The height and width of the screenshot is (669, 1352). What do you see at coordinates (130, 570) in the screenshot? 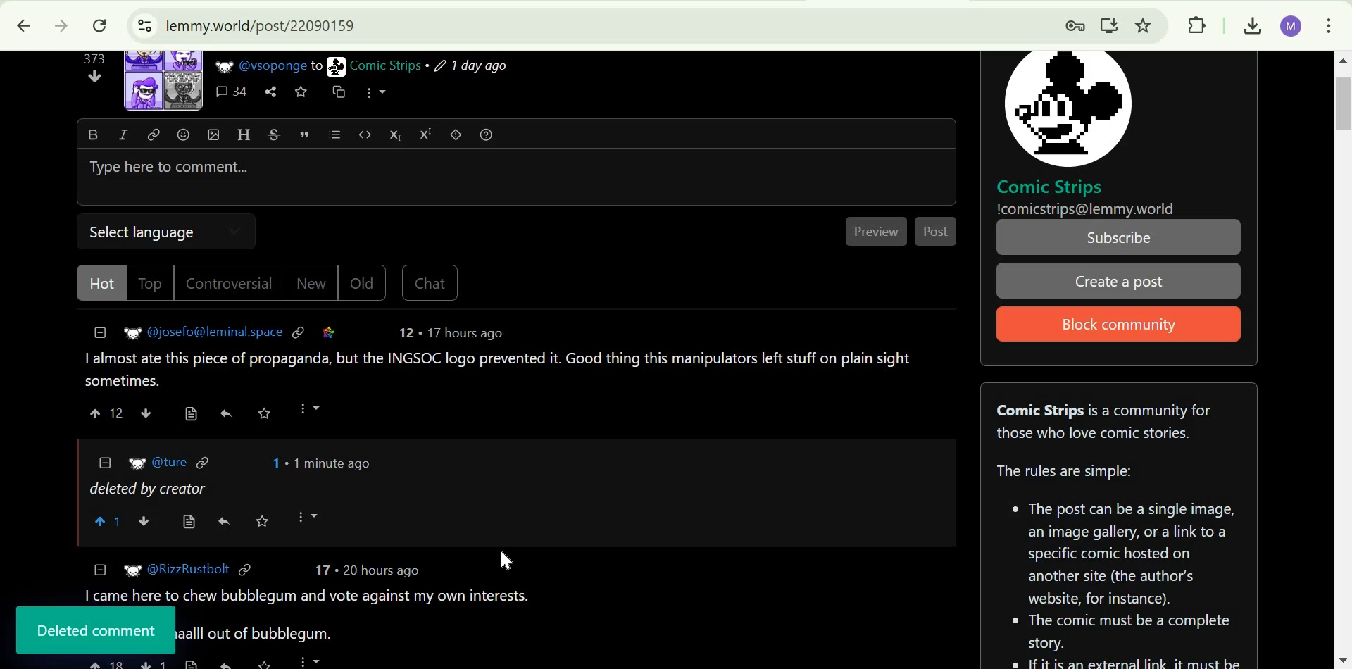
I see `picture` at bounding box center [130, 570].